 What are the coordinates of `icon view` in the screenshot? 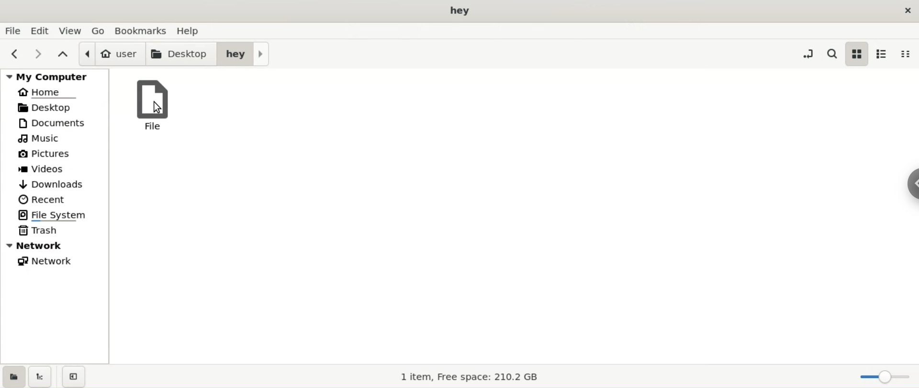 It's located at (857, 54).